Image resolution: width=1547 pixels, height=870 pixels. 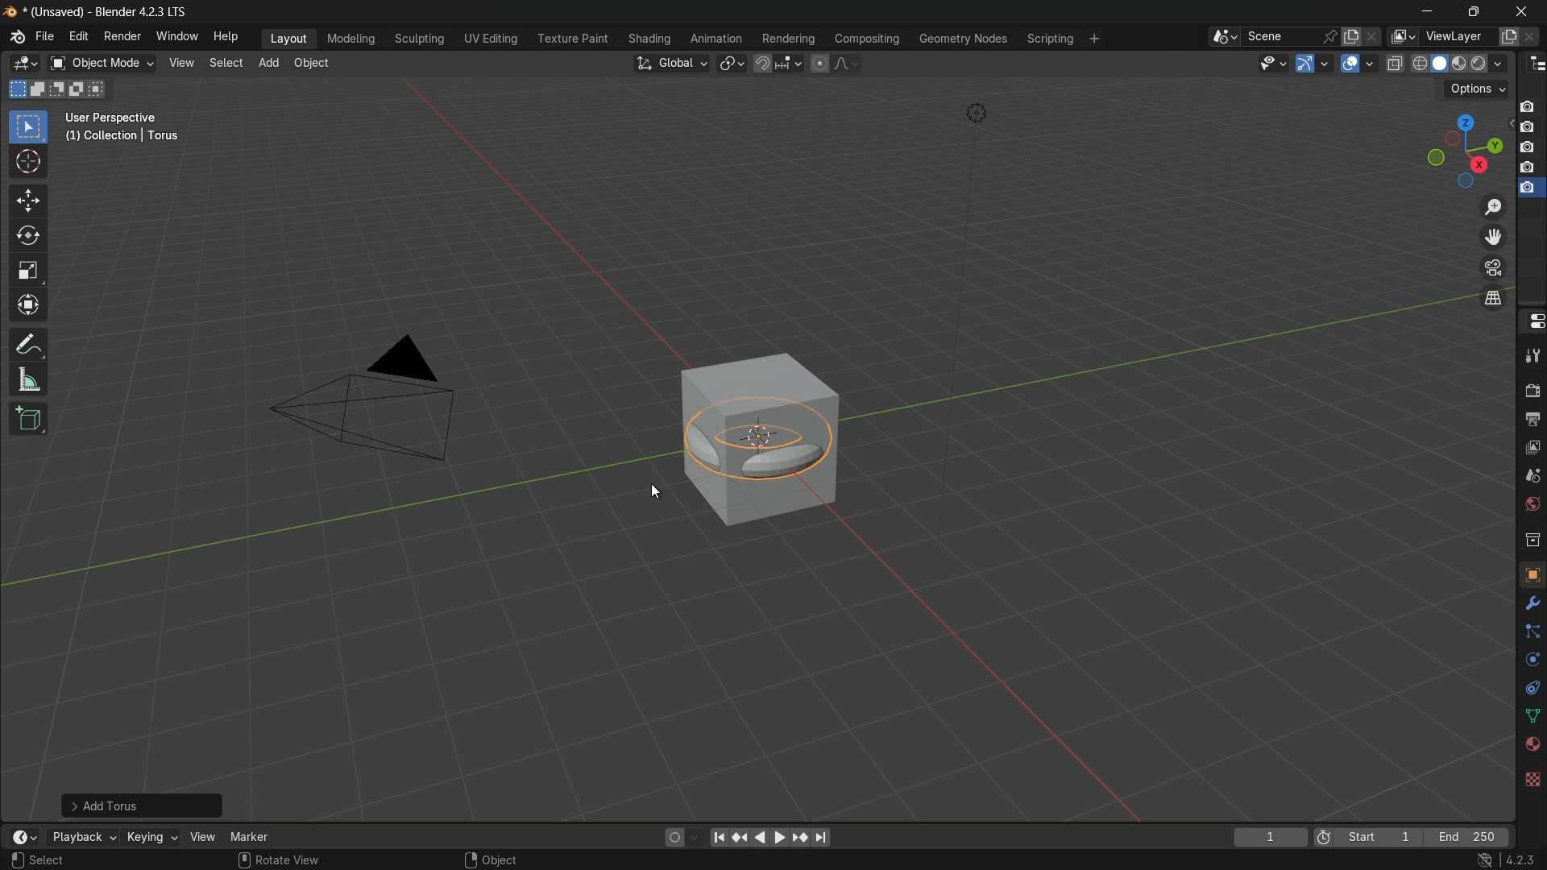 What do you see at coordinates (77, 35) in the screenshot?
I see `edit menu` at bounding box center [77, 35].